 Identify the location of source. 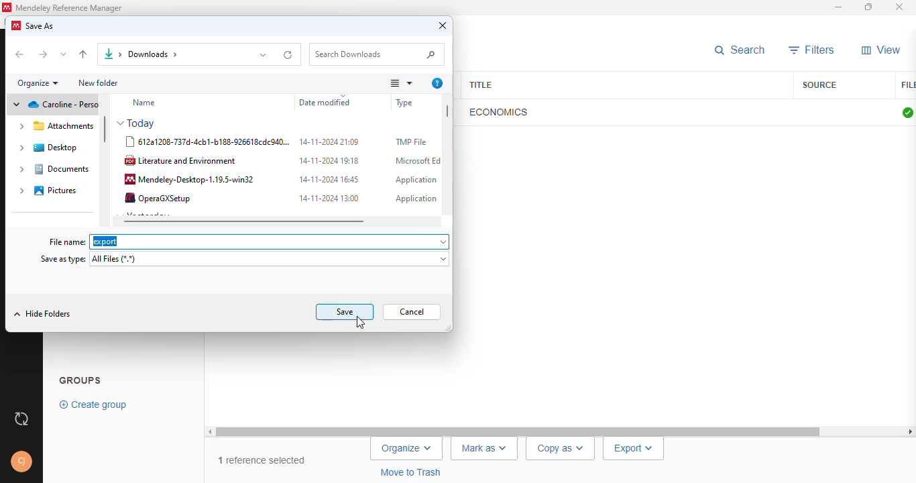
(820, 85).